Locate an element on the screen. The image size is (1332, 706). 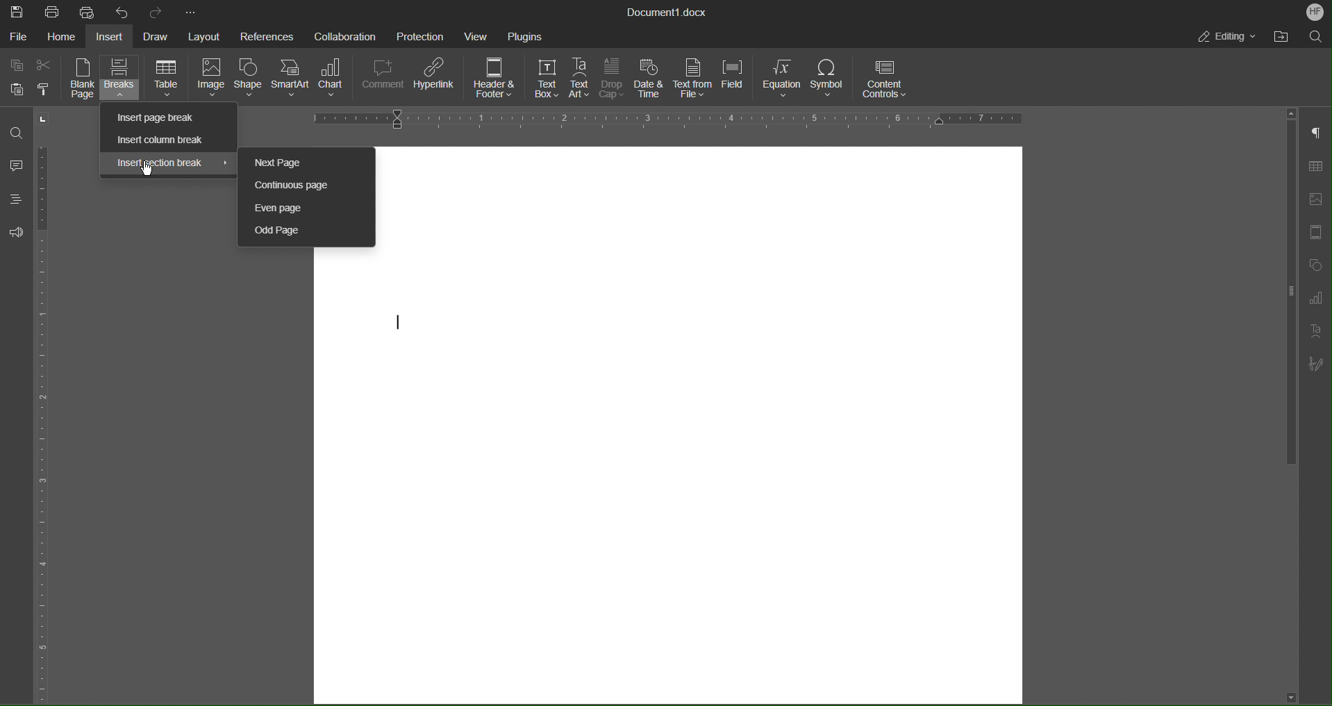
Find is located at coordinates (17, 134).